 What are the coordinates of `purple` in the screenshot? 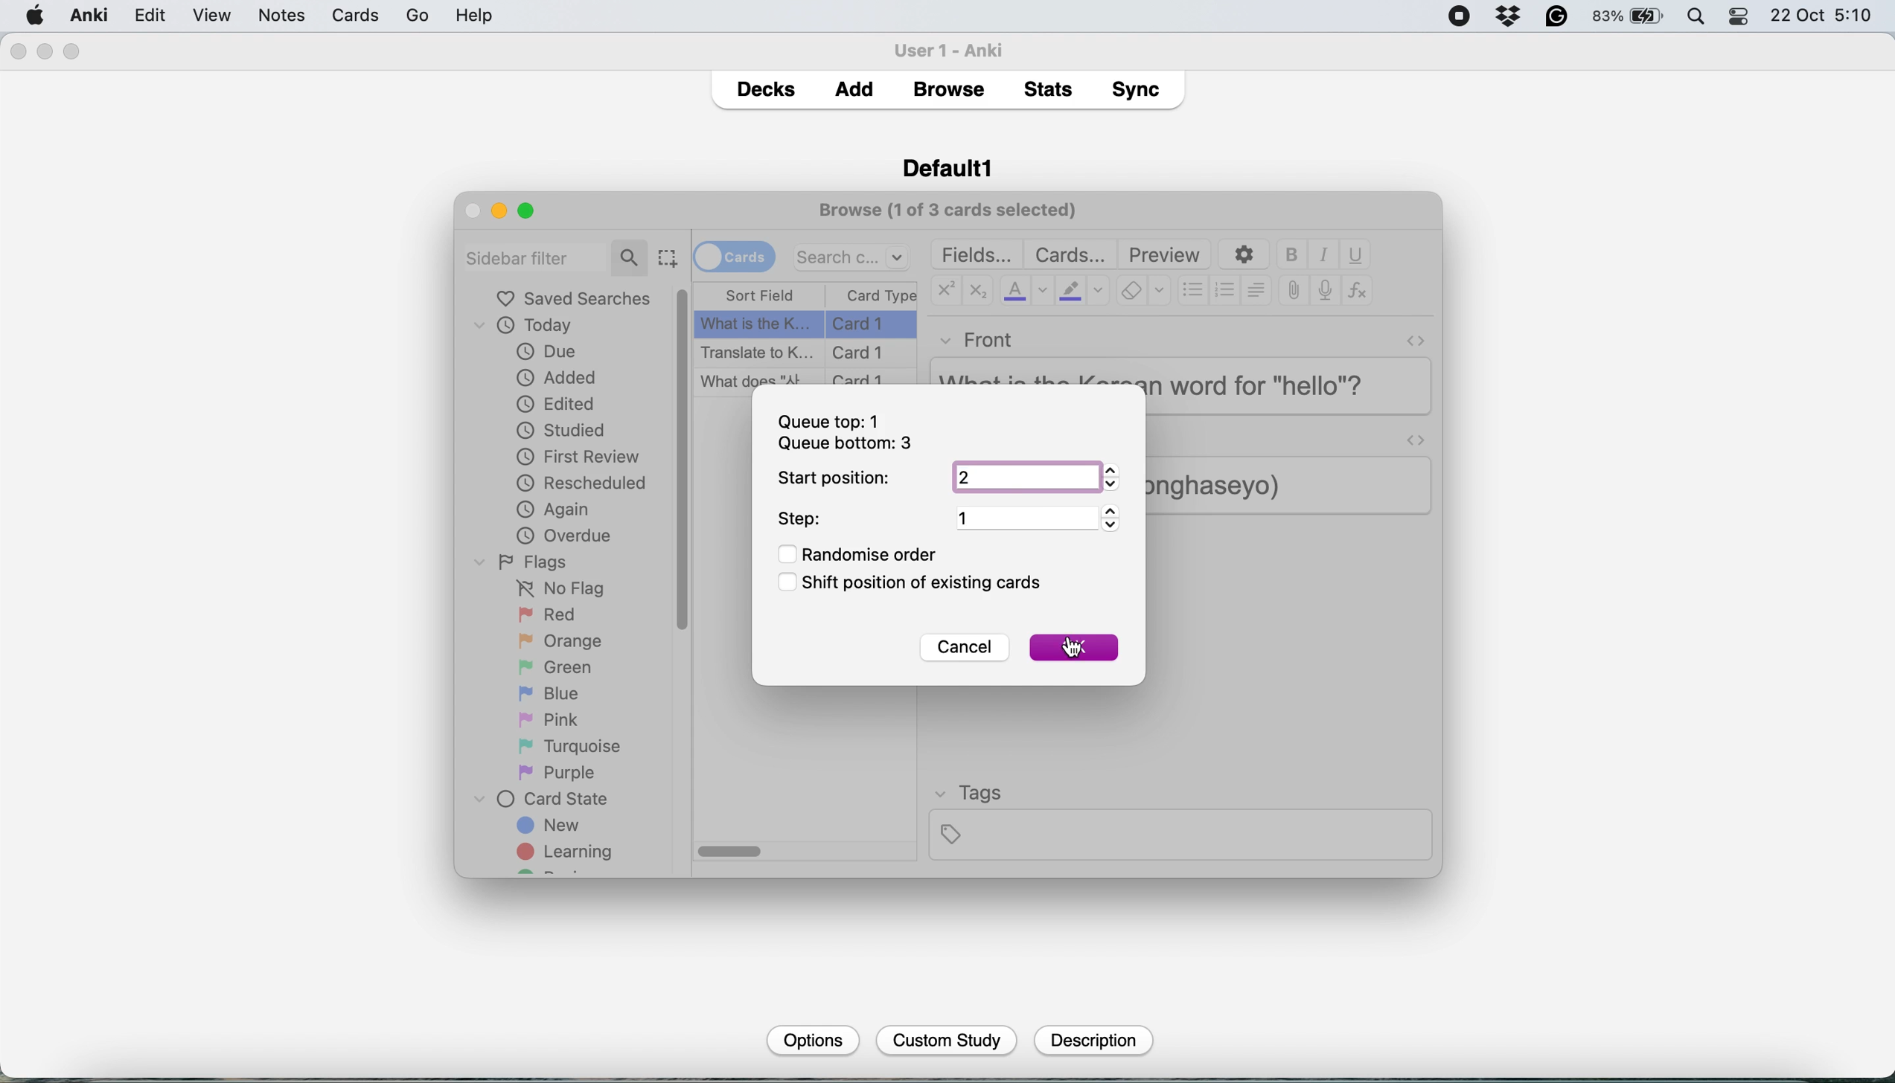 It's located at (560, 773).